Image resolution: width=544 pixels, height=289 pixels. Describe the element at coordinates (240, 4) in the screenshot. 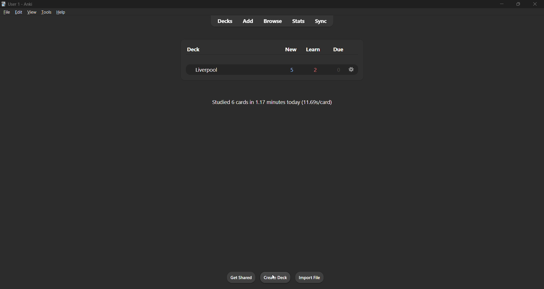

I see `title bar` at that location.